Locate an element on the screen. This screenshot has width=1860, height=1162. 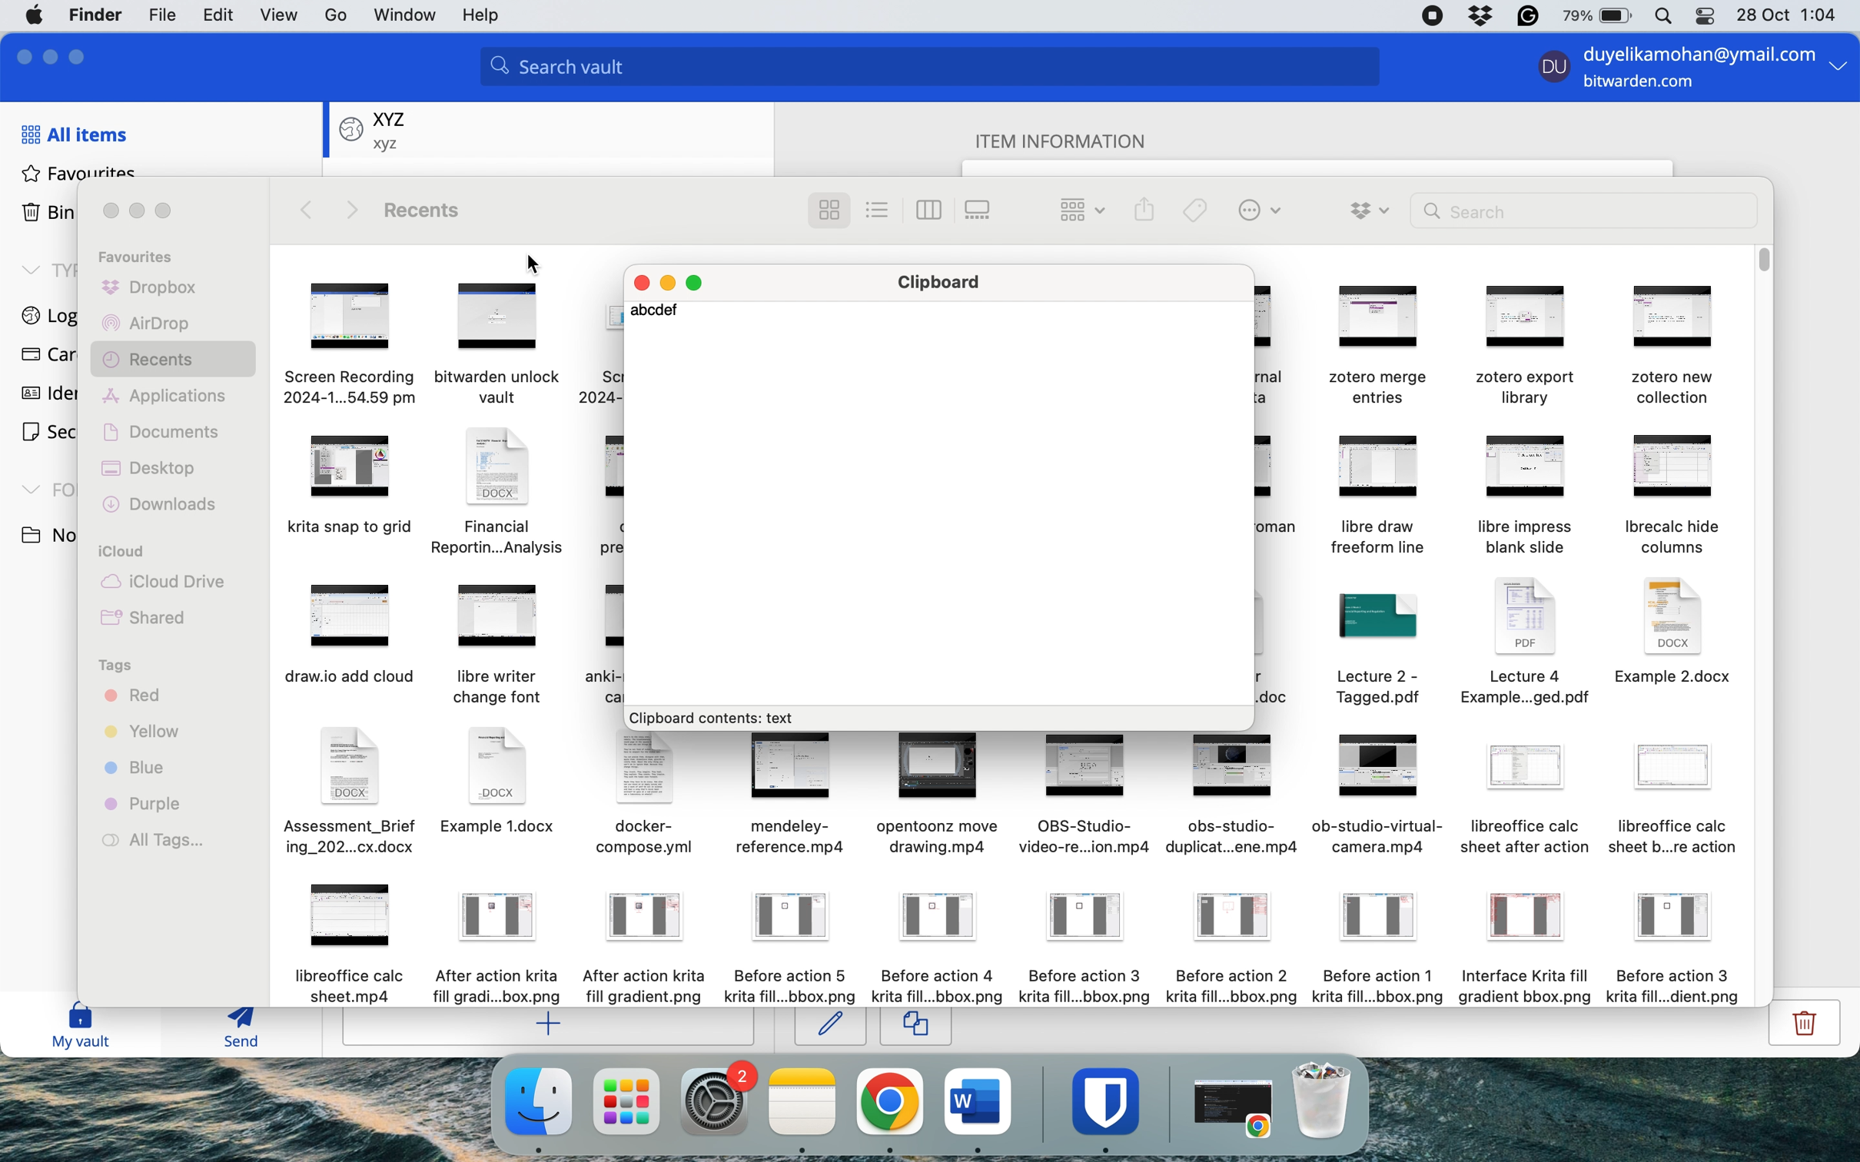
vertical scroll bar is located at coordinates (1764, 261).